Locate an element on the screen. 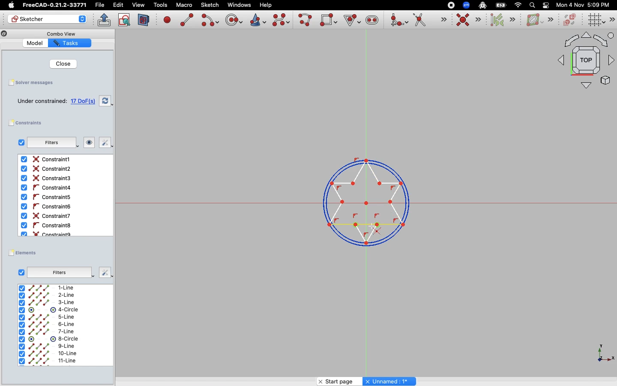 The image size is (617, 386). Create circle is located at coordinates (234, 19).